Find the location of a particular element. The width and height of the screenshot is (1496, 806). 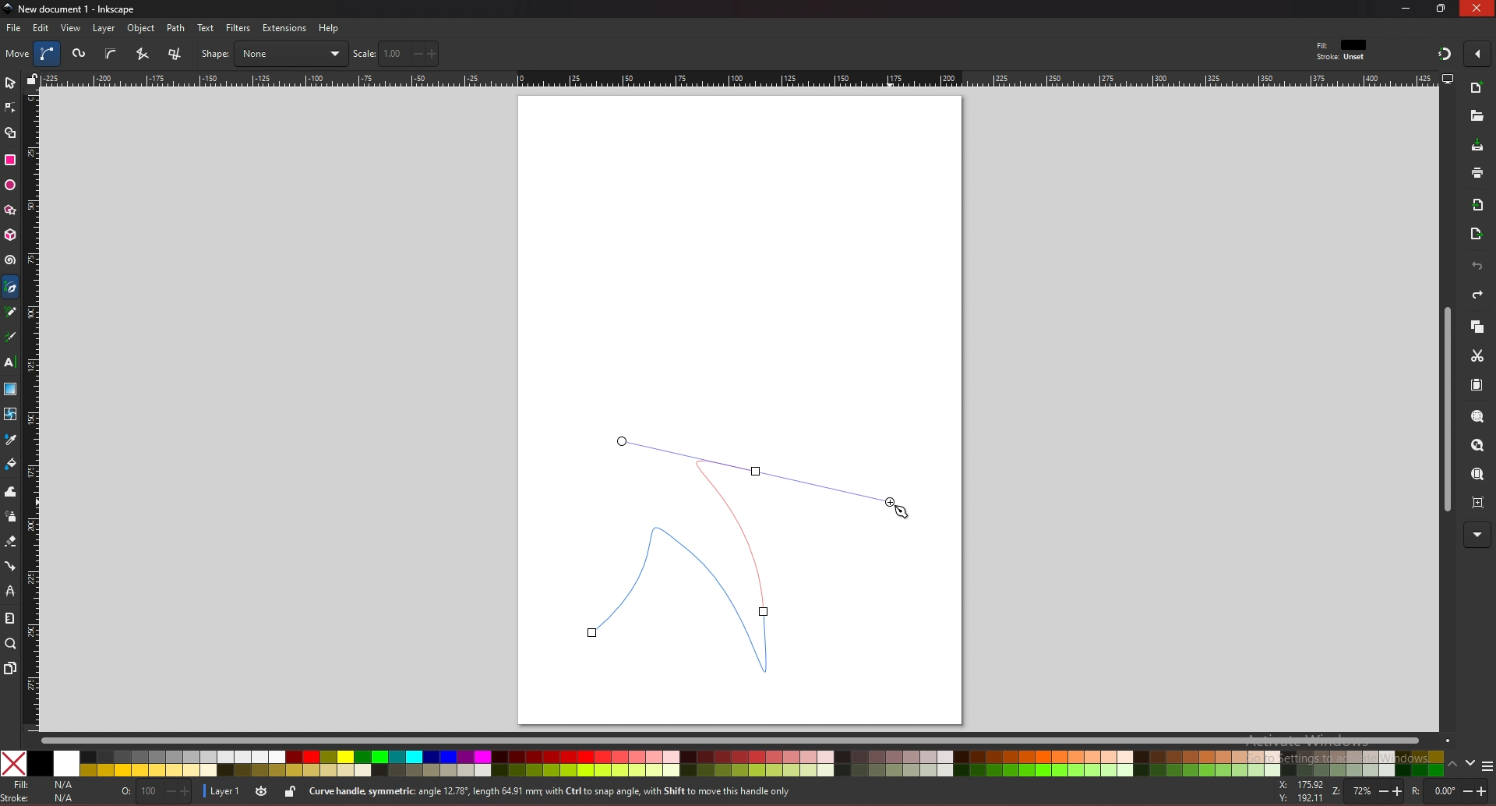

help is located at coordinates (330, 28).